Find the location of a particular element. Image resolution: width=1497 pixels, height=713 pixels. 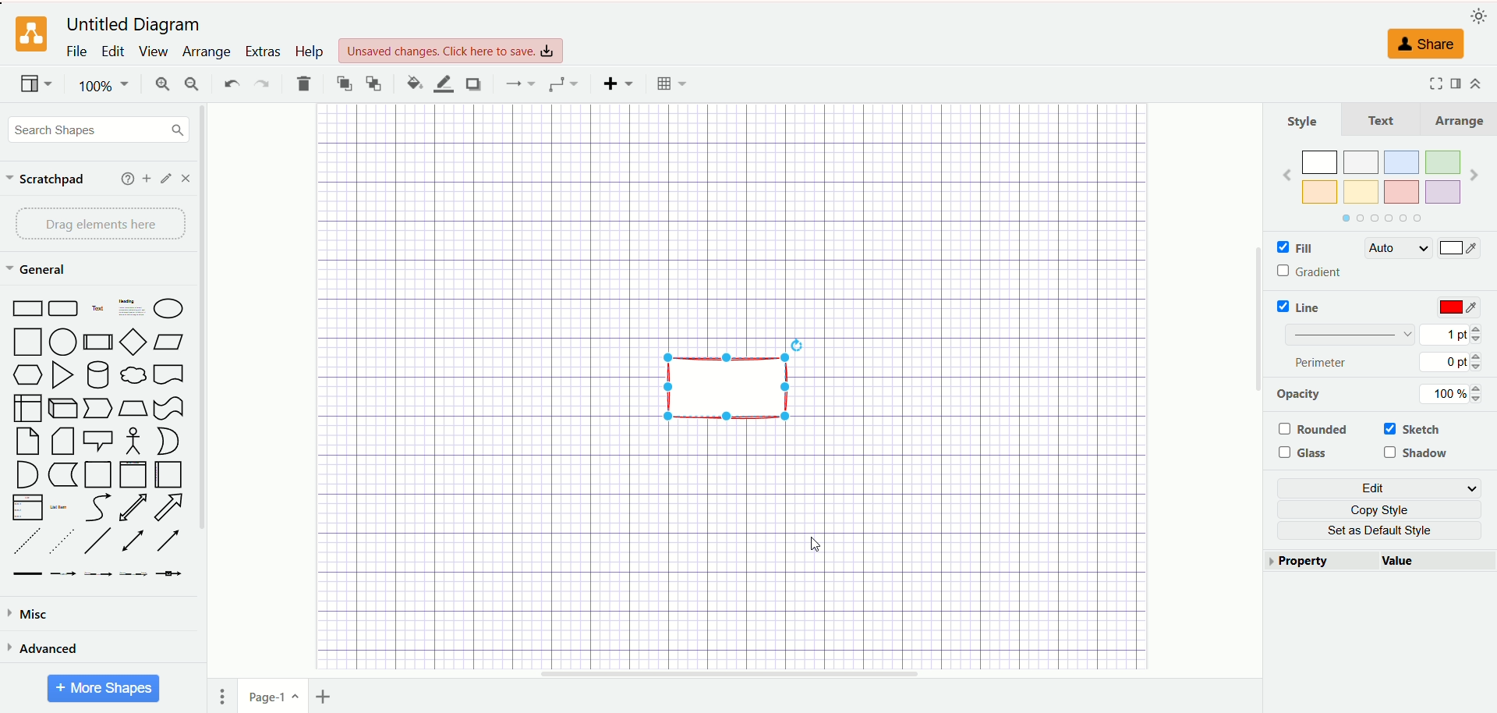

scratchpad is located at coordinates (46, 180).